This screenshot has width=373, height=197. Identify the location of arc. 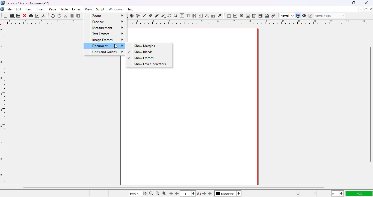
(132, 16).